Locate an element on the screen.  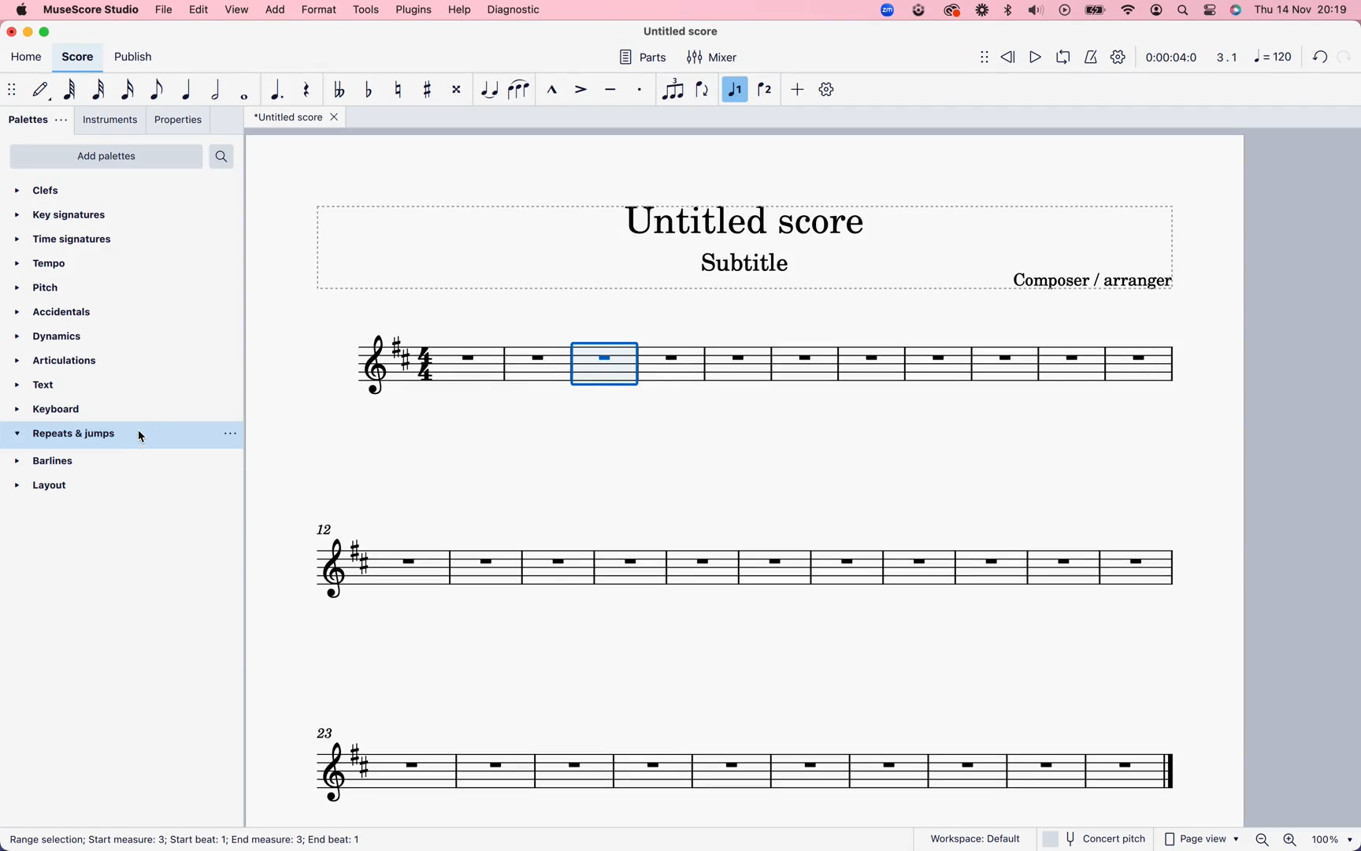
settings is located at coordinates (829, 89).